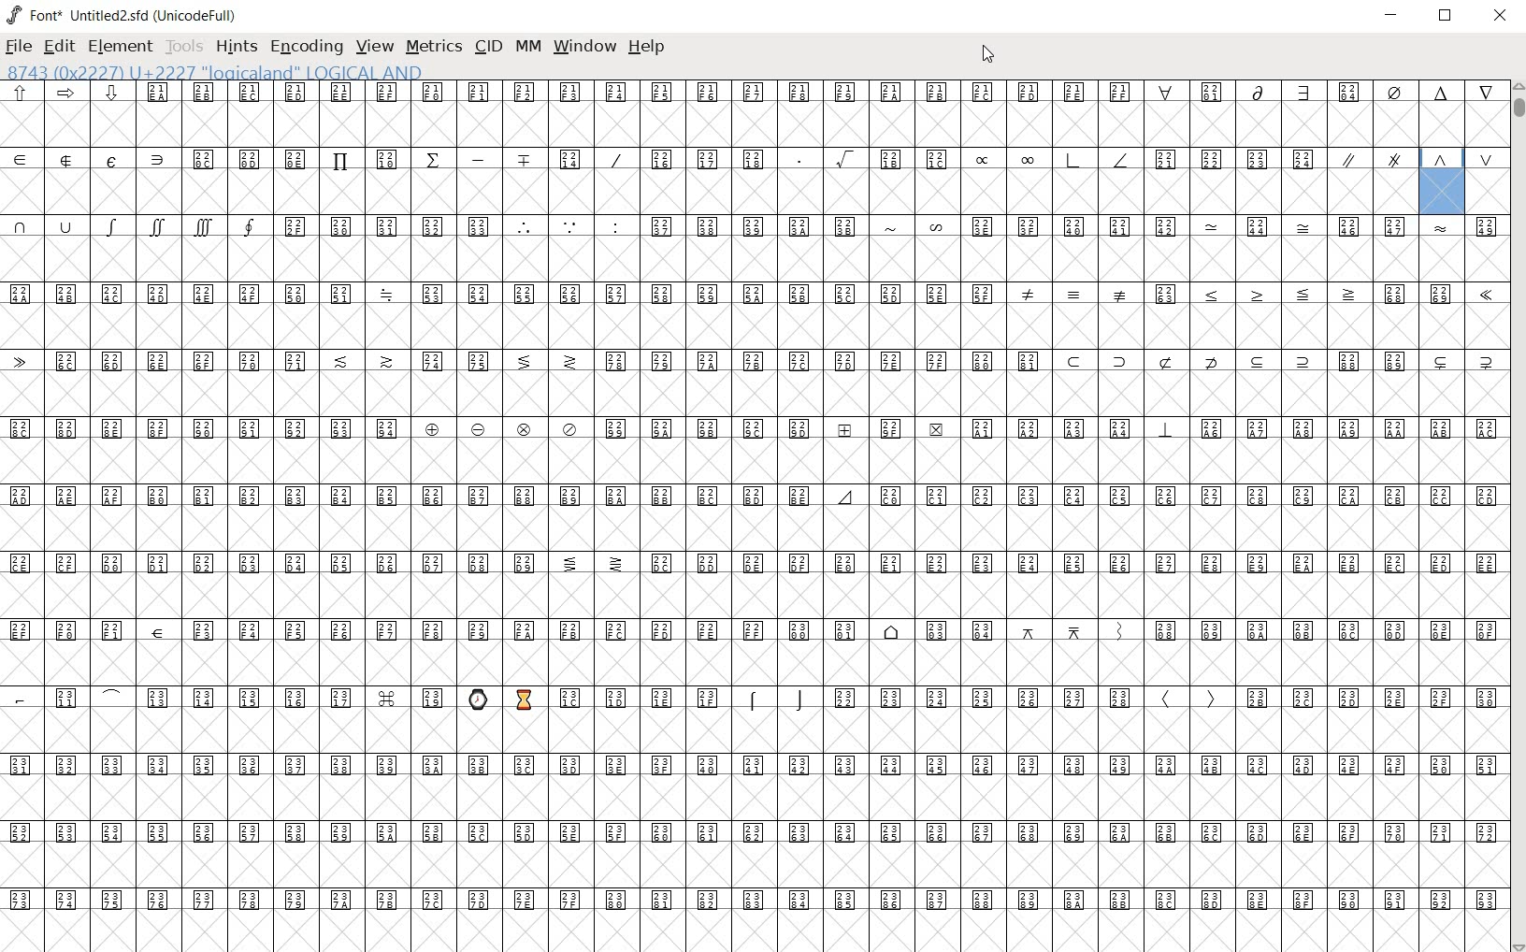 The height and width of the screenshot is (952, 1526). I want to click on font* Untitled2.sfd (UnicodeFull), so click(124, 16).